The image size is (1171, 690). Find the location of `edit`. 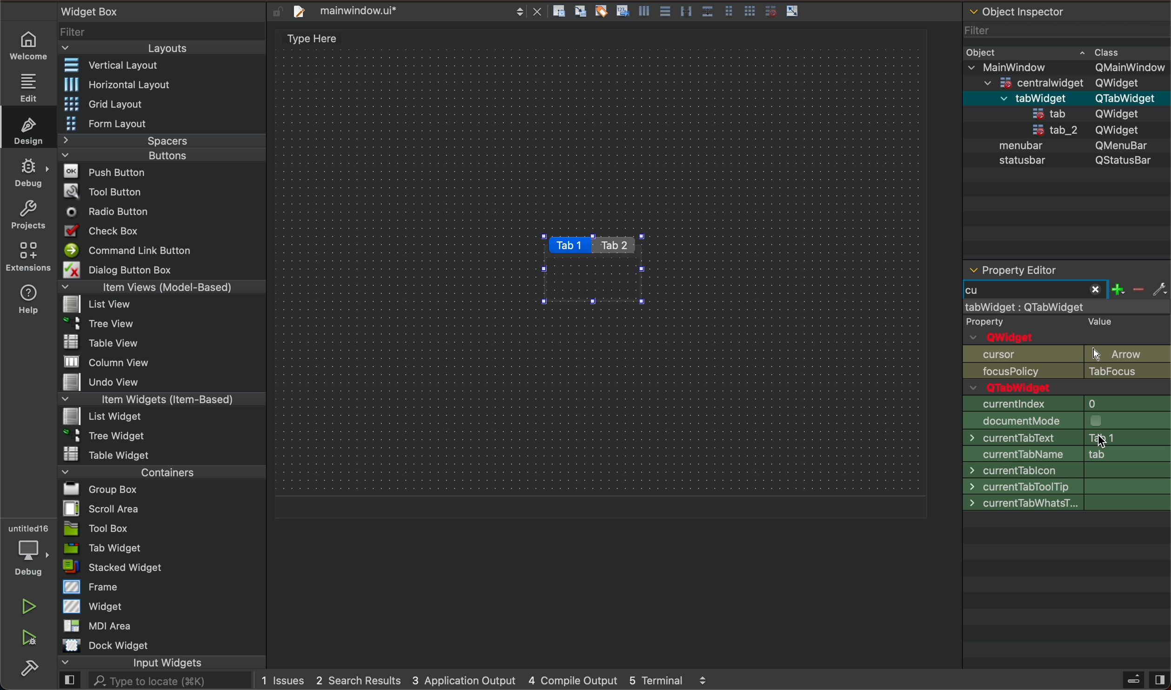

edit is located at coordinates (29, 85).